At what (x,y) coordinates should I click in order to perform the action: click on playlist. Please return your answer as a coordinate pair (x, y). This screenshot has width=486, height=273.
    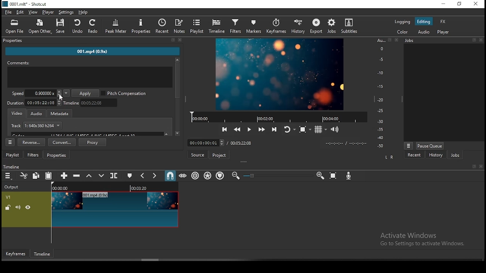
    Looking at the image, I should click on (13, 154).